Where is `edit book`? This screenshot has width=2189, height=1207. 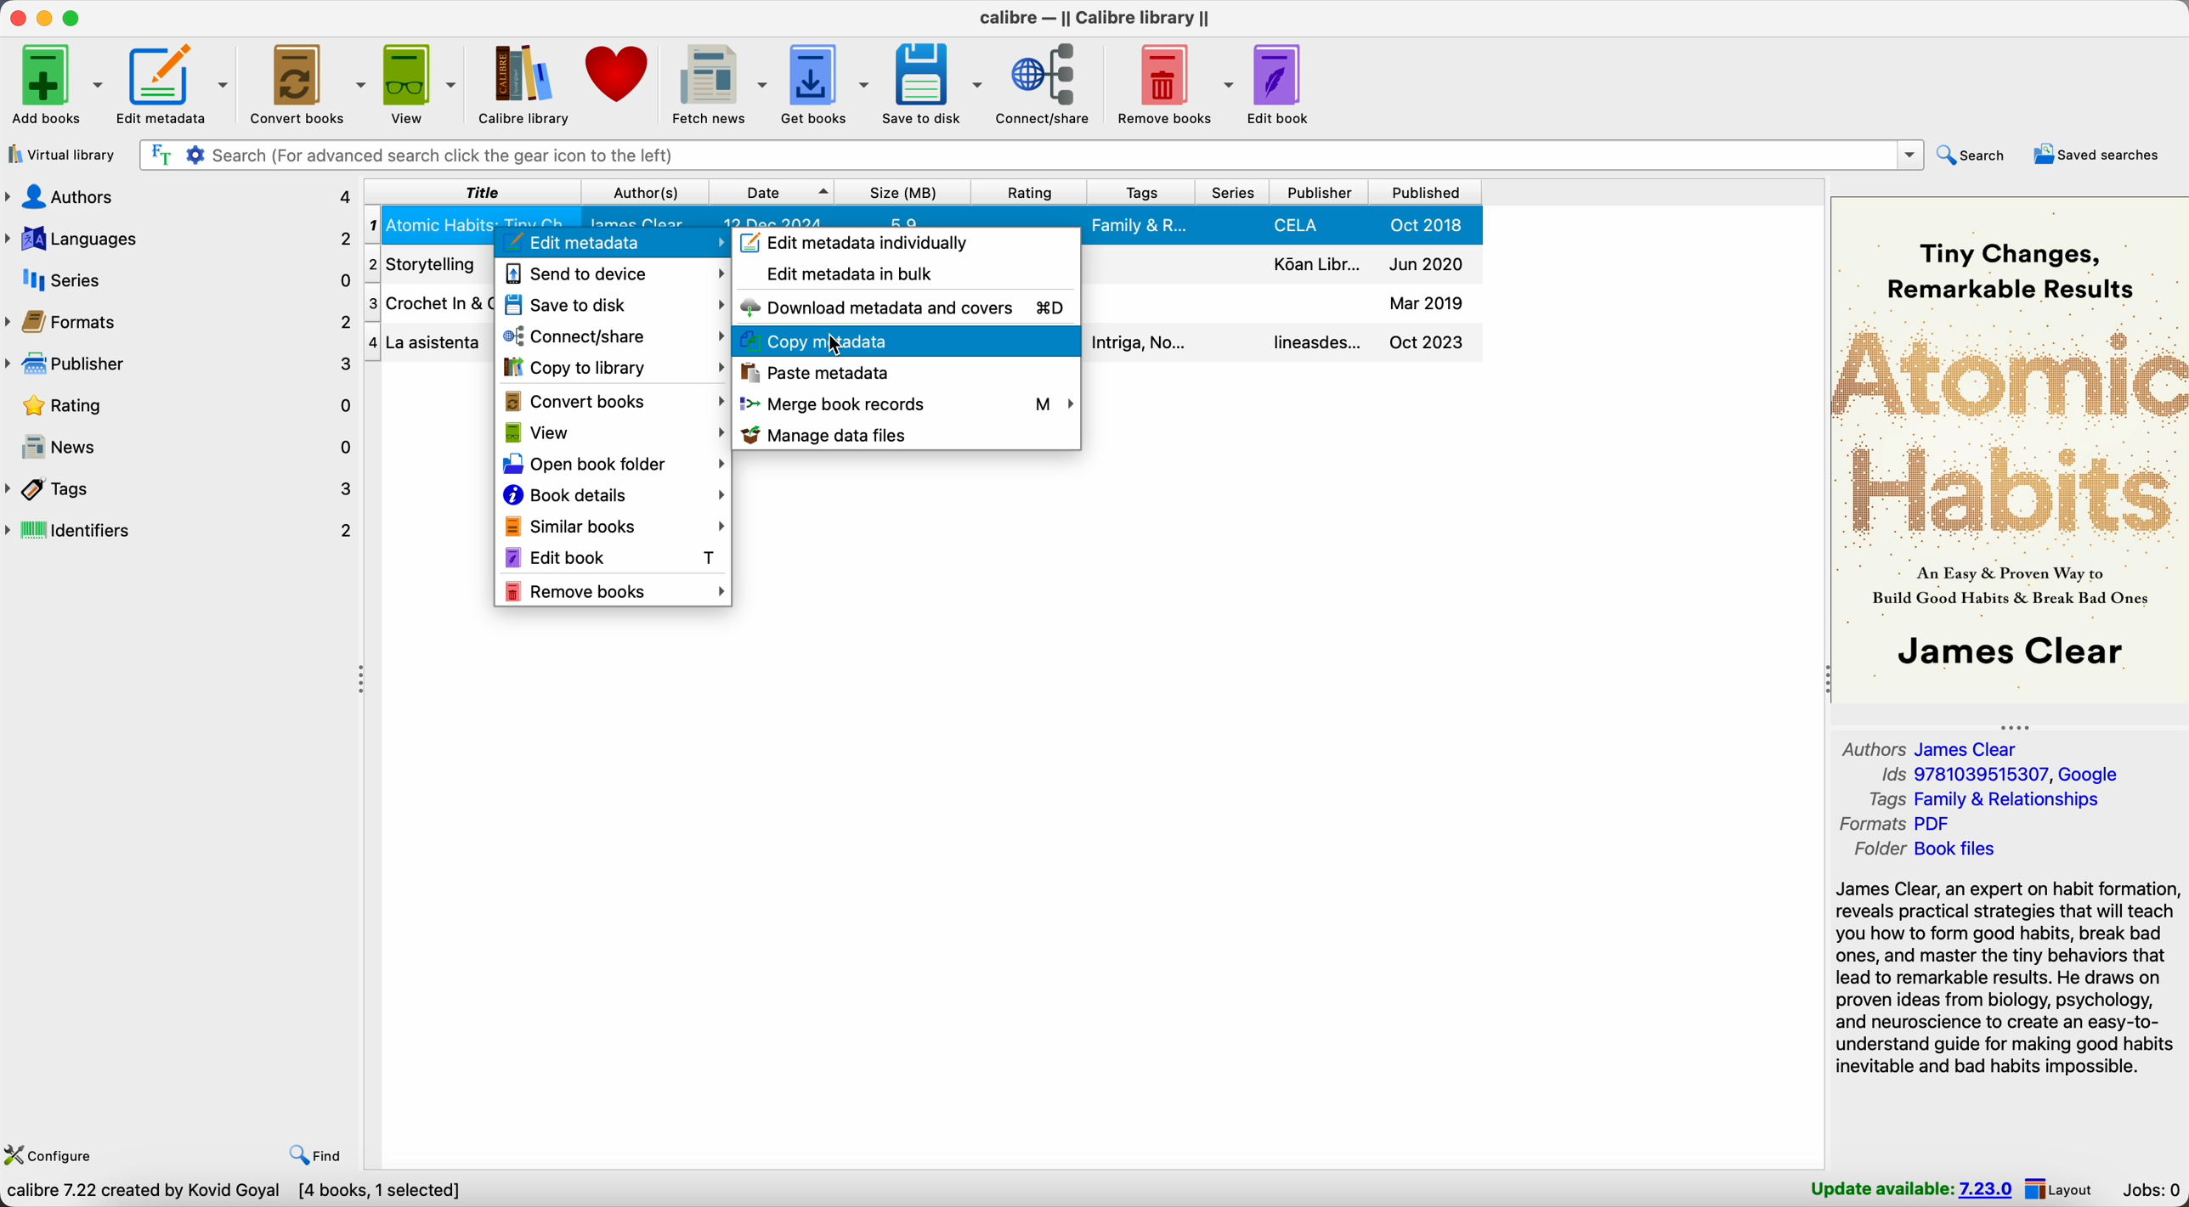 edit book is located at coordinates (1281, 83).